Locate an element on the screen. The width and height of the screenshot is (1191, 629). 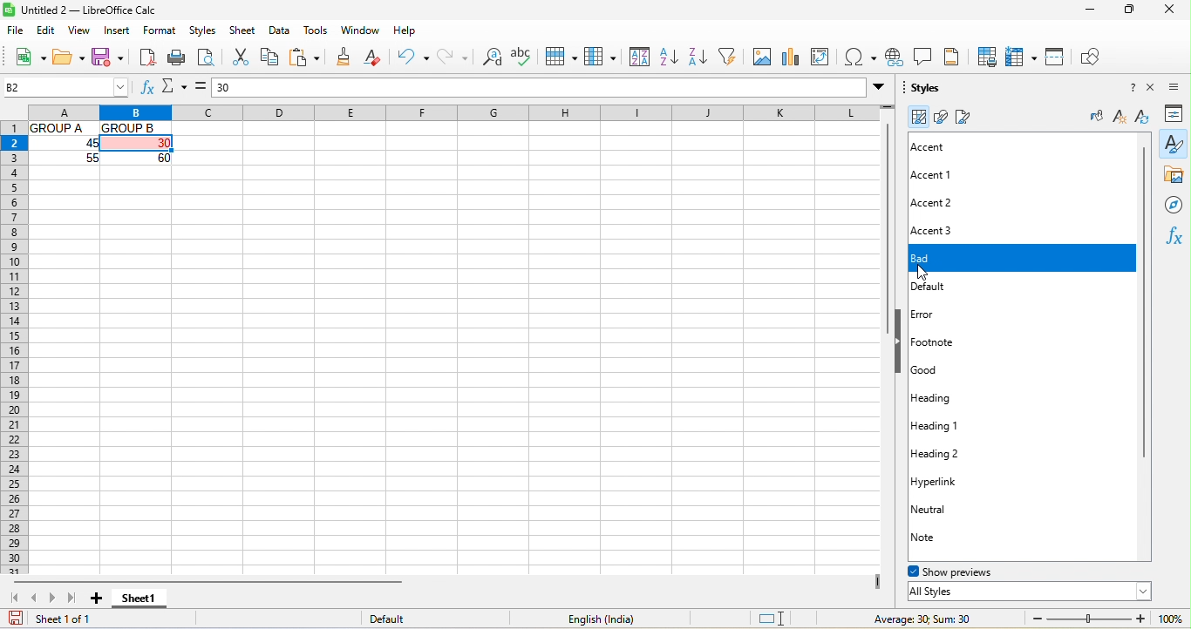
select function is located at coordinates (175, 89).